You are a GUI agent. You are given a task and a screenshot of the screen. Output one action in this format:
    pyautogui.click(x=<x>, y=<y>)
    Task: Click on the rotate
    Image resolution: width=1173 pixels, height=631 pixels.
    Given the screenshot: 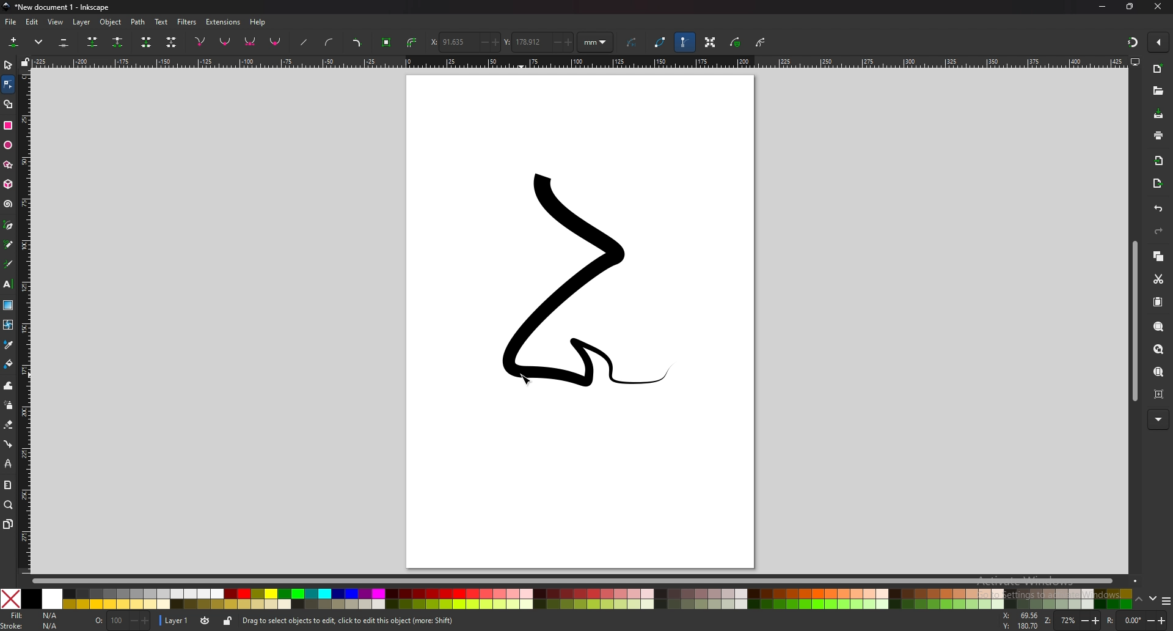 What is the action you would take?
    pyautogui.click(x=1135, y=619)
    